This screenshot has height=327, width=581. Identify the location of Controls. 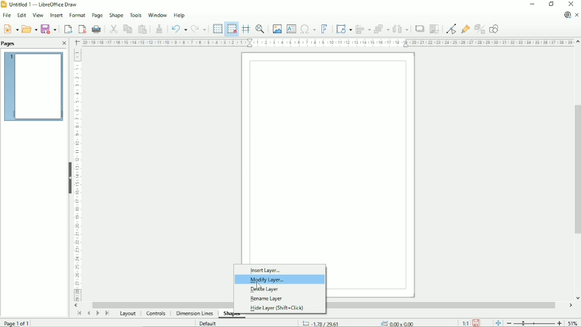
(157, 314).